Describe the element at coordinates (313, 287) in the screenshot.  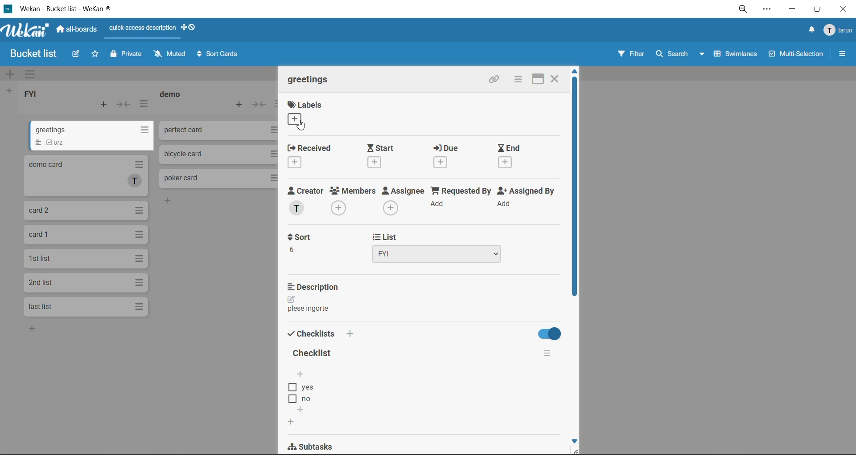
I see `description` at that location.